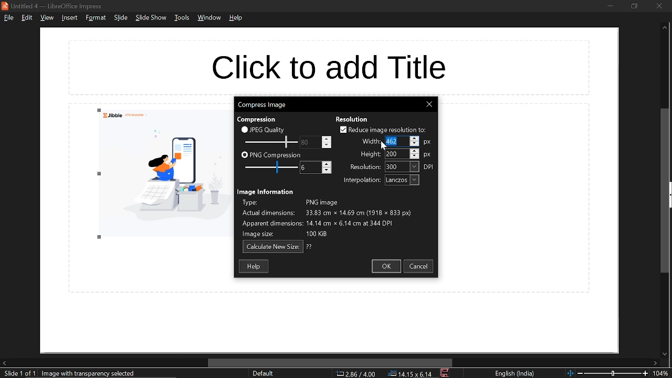 The height and width of the screenshot is (378, 672). What do you see at coordinates (410, 374) in the screenshot?
I see `position` at bounding box center [410, 374].